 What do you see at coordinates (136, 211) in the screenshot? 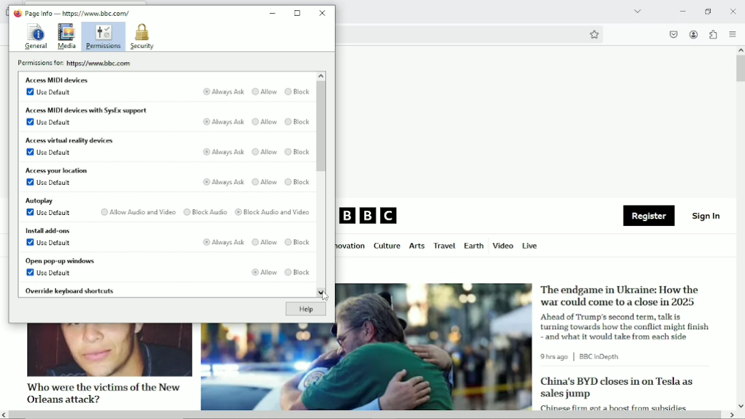
I see `Allow audio and video` at bounding box center [136, 211].